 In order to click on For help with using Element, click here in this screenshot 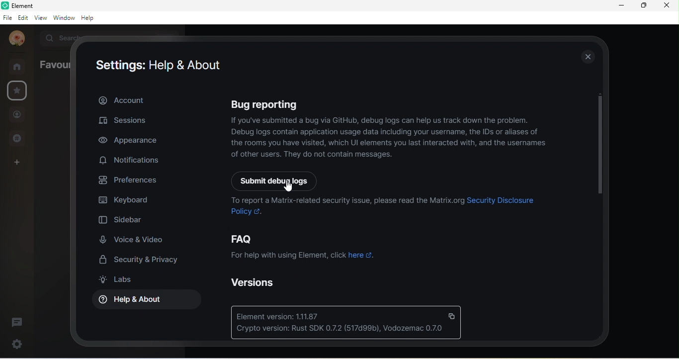, I will do `click(301, 258)`.